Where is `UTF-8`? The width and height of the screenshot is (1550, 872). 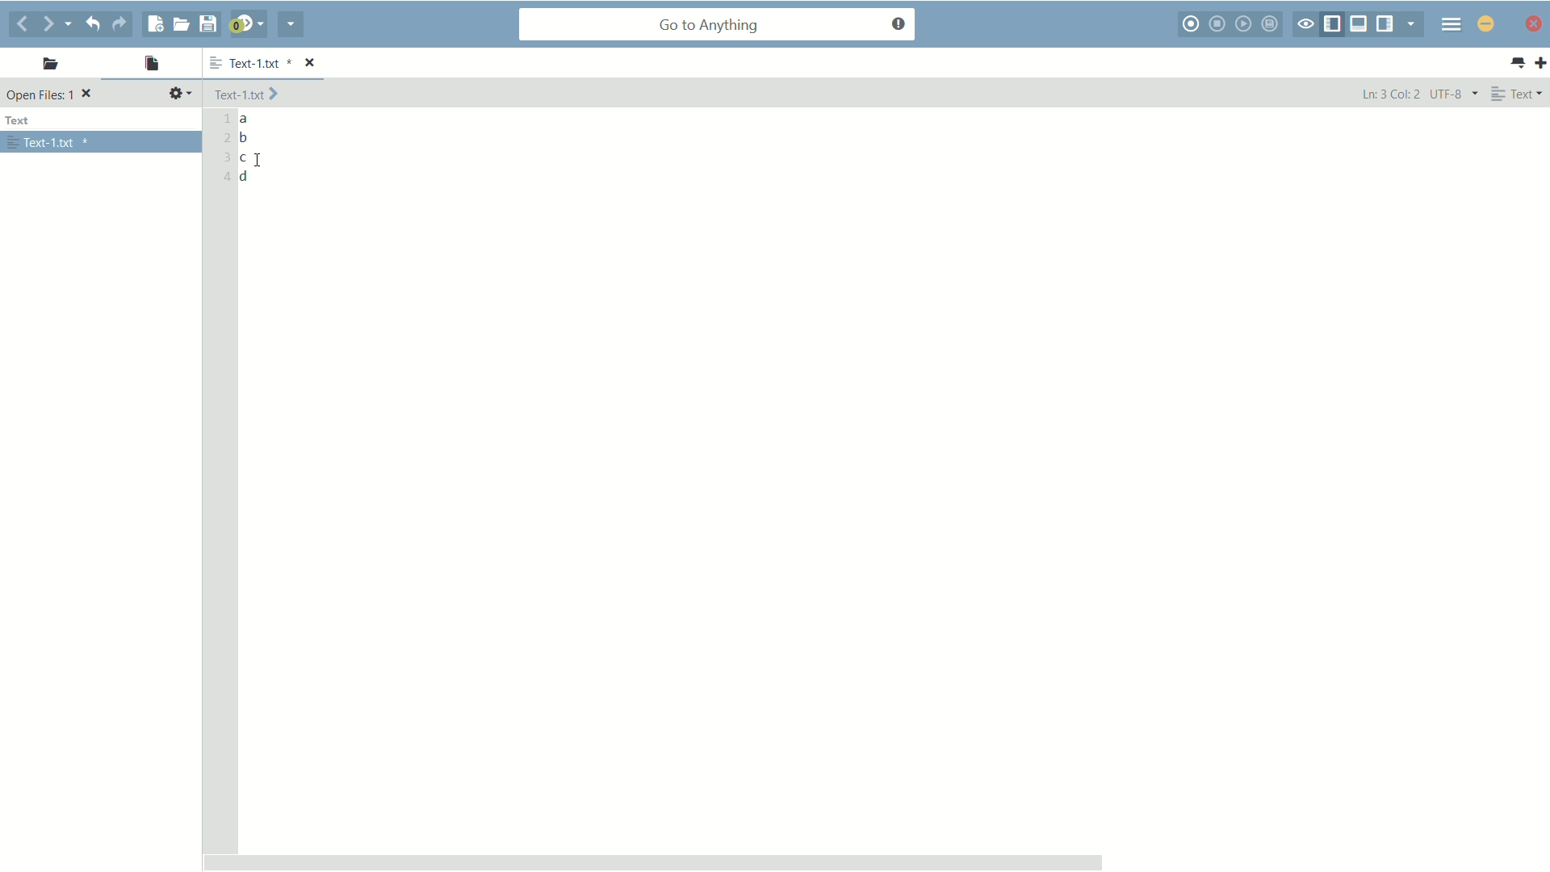 UTF-8 is located at coordinates (1452, 94).